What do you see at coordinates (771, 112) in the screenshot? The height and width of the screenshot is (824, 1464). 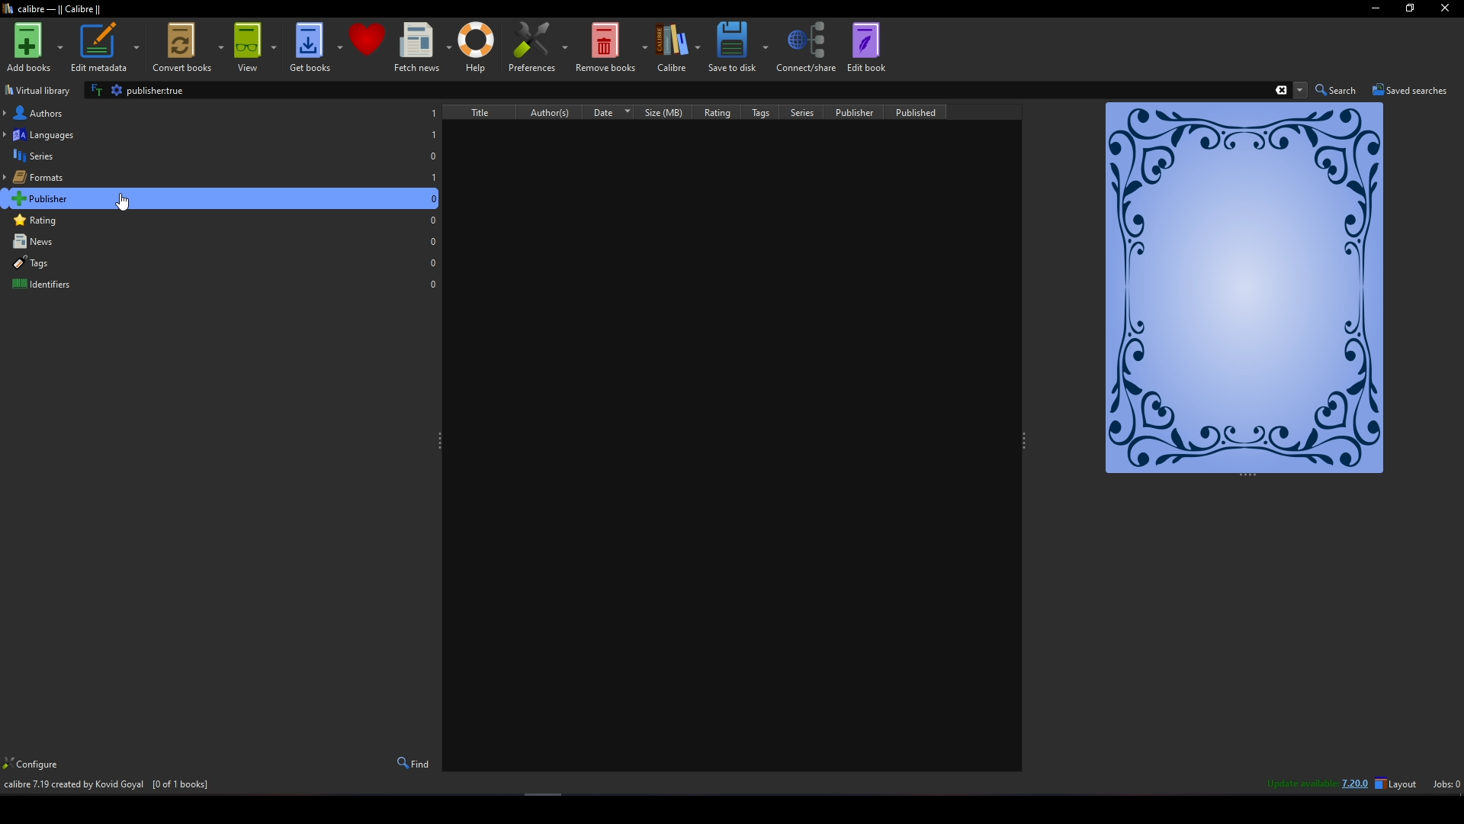 I see `Tags` at bounding box center [771, 112].